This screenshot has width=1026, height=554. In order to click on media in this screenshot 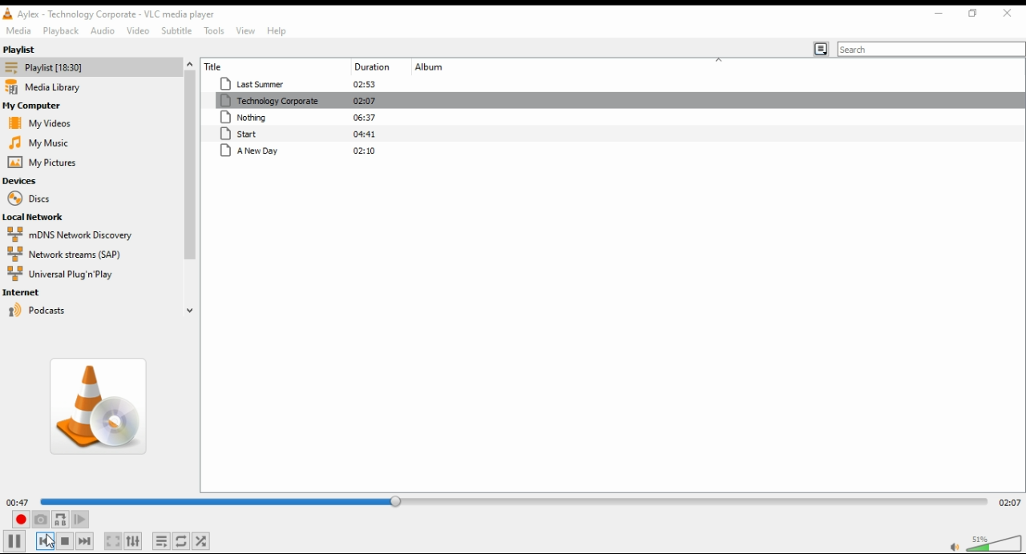, I will do `click(18, 30)`.